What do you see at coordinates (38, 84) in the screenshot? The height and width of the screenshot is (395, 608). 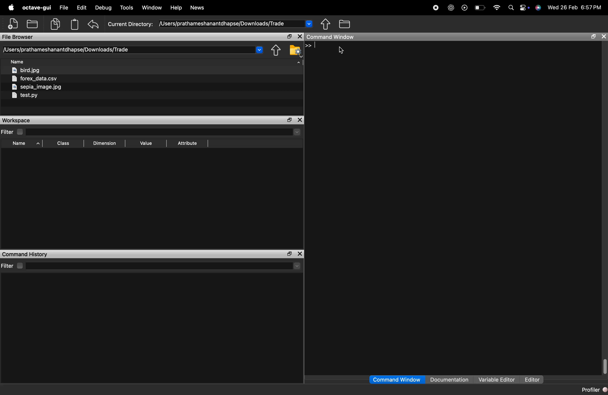 I see `files` at bounding box center [38, 84].